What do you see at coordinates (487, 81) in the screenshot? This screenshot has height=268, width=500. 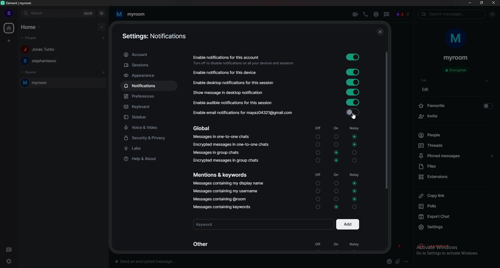 I see `show` at bounding box center [487, 81].